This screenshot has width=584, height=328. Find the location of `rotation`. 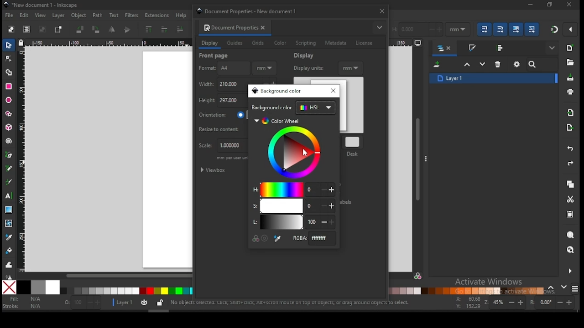

rotation is located at coordinates (554, 302).